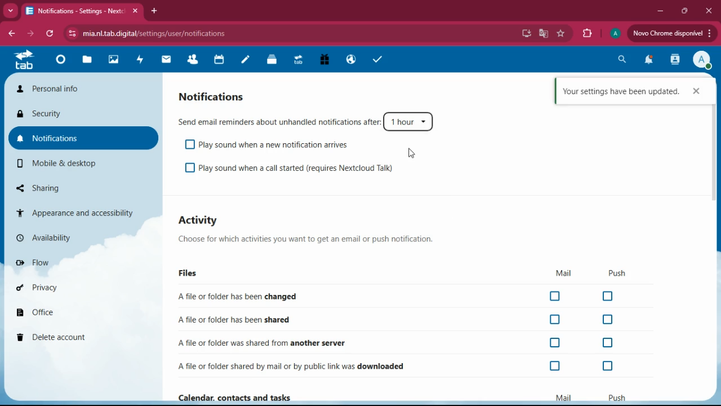 This screenshot has height=406, width=721. I want to click on off, so click(554, 320).